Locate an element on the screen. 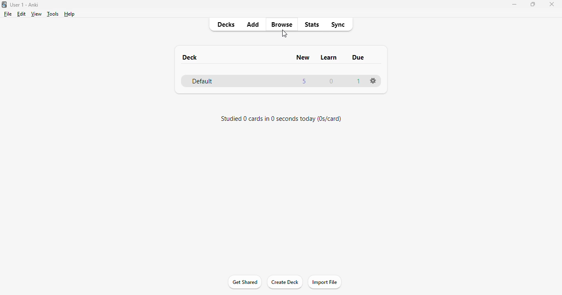  tools is located at coordinates (52, 14).